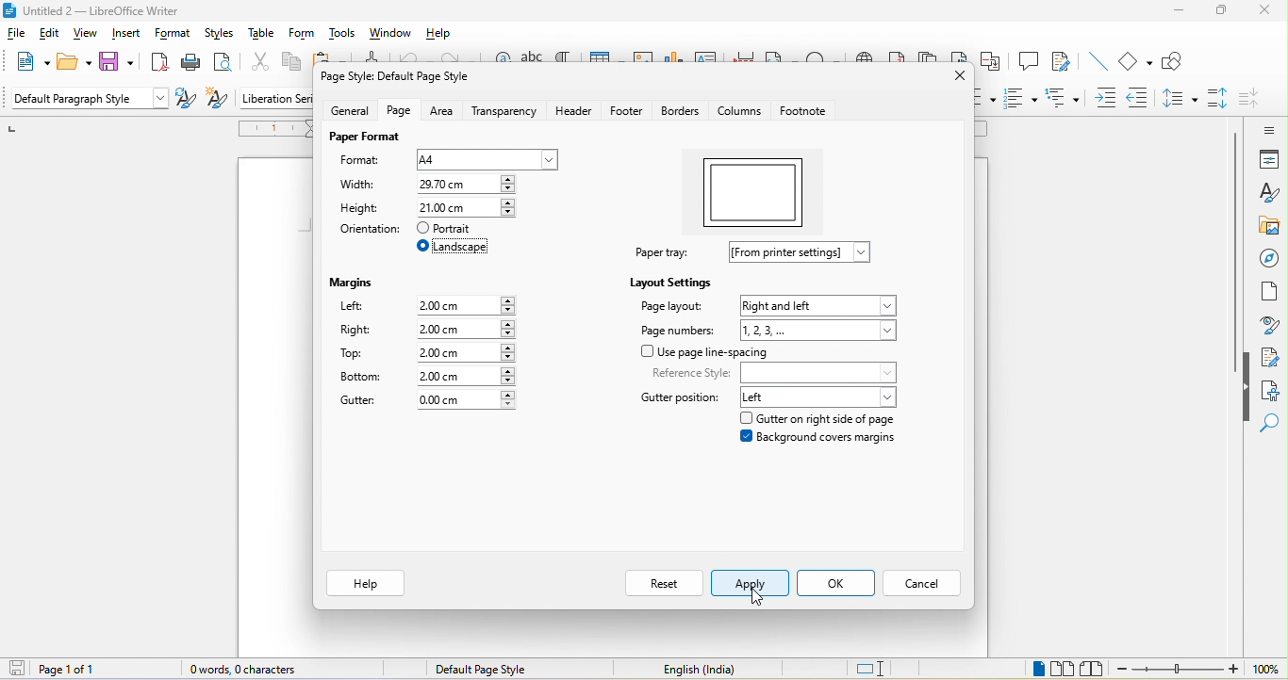  I want to click on open, so click(77, 60).